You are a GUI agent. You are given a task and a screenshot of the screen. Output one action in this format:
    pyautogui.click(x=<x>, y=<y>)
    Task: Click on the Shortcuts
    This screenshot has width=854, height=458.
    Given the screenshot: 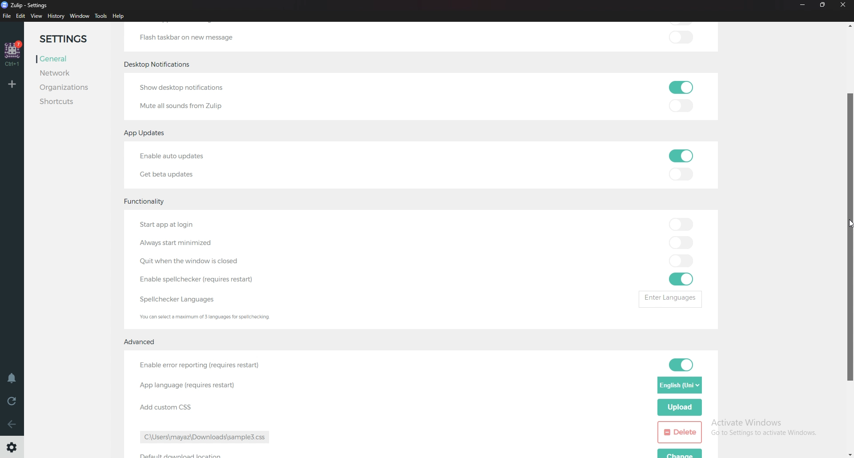 What is the action you would take?
    pyautogui.click(x=64, y=101)
    